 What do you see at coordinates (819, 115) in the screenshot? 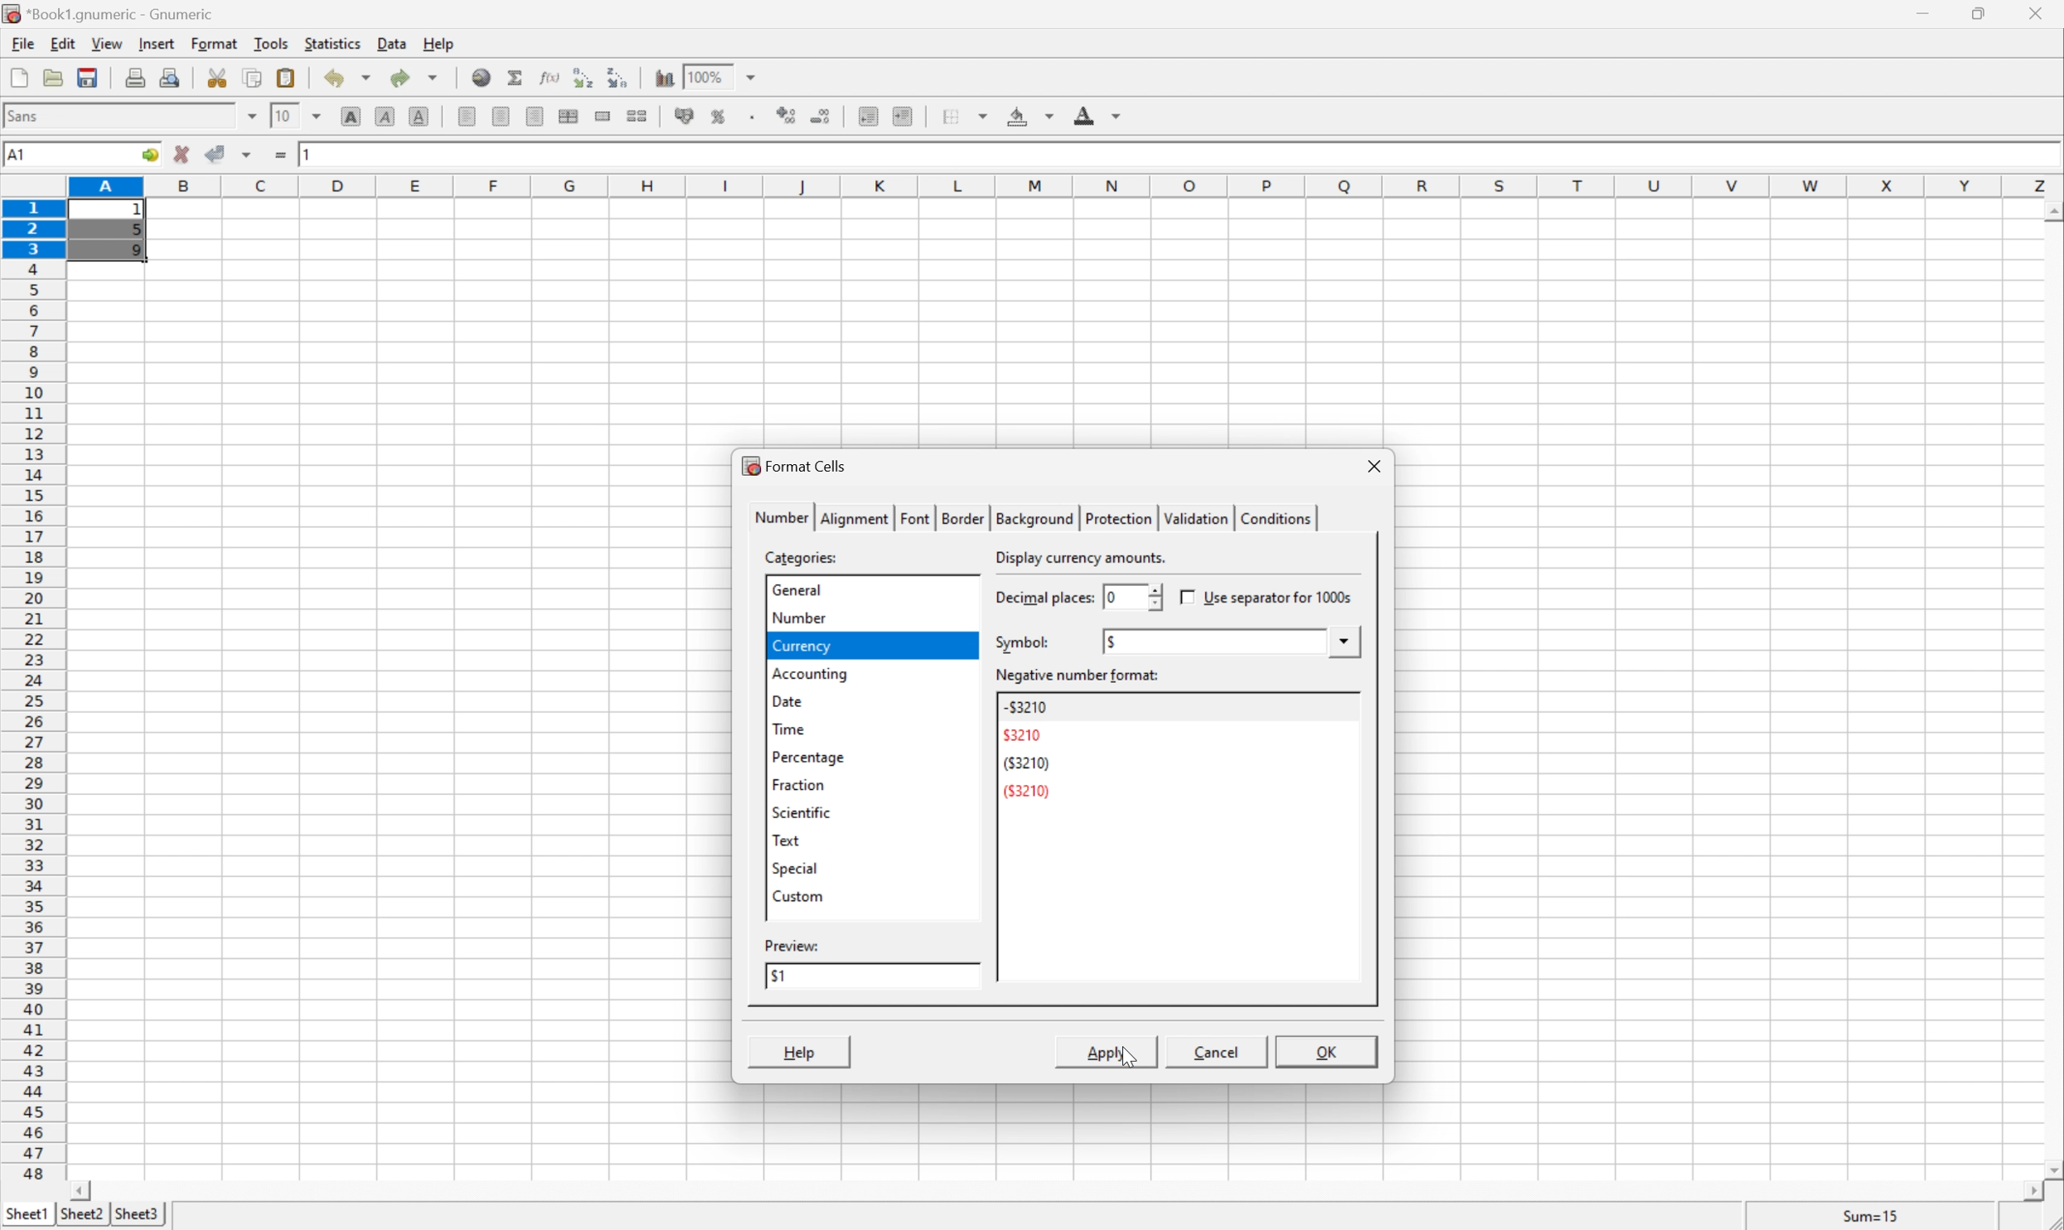
I see `decrease number of decimals displayed` at bounding box center [819, 115].